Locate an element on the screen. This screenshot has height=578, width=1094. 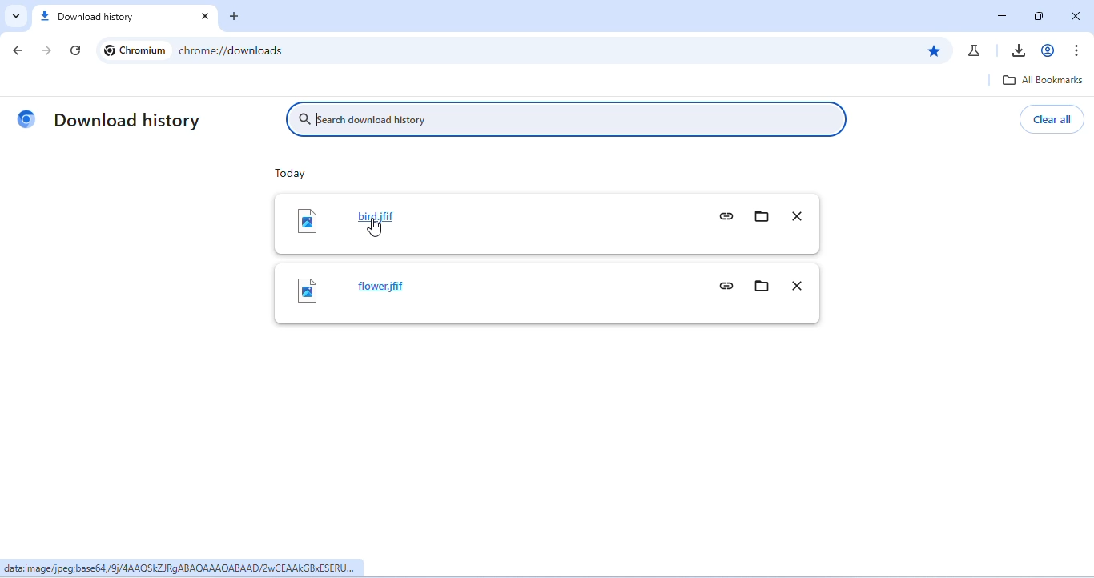
close is located at coordinates (1075, 17).